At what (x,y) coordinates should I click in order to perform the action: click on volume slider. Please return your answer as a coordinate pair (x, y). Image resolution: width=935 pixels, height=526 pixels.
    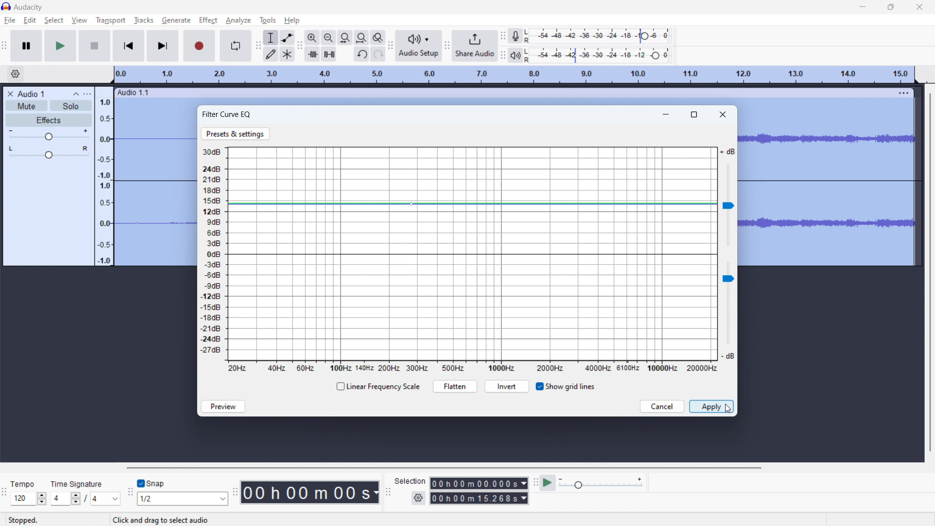
    Looking at the image, I should click on (728, 198).